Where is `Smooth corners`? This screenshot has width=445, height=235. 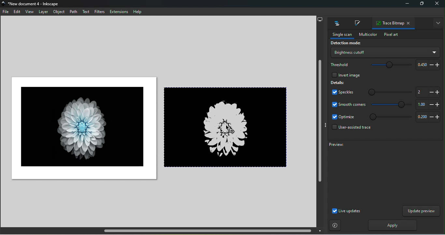
Smooth corners is located at coordinates (349, 104).